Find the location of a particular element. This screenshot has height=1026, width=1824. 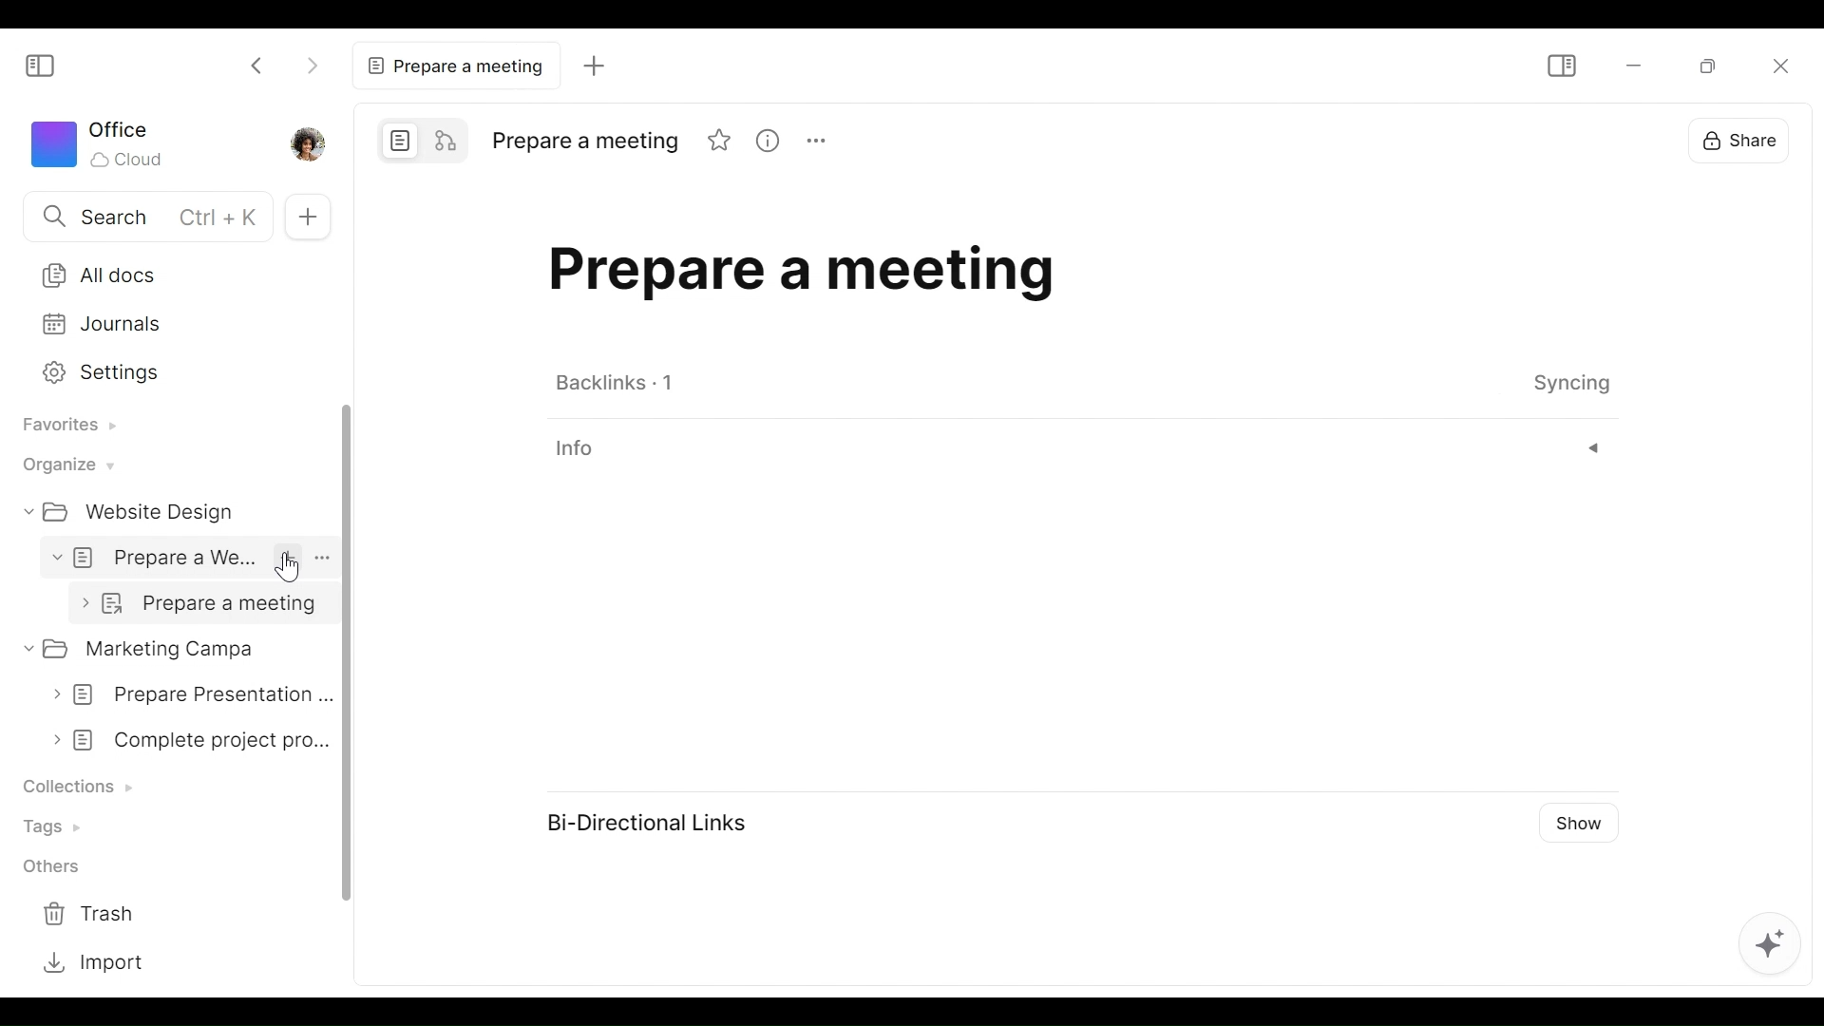

Import is located at coordinates (89, 960).